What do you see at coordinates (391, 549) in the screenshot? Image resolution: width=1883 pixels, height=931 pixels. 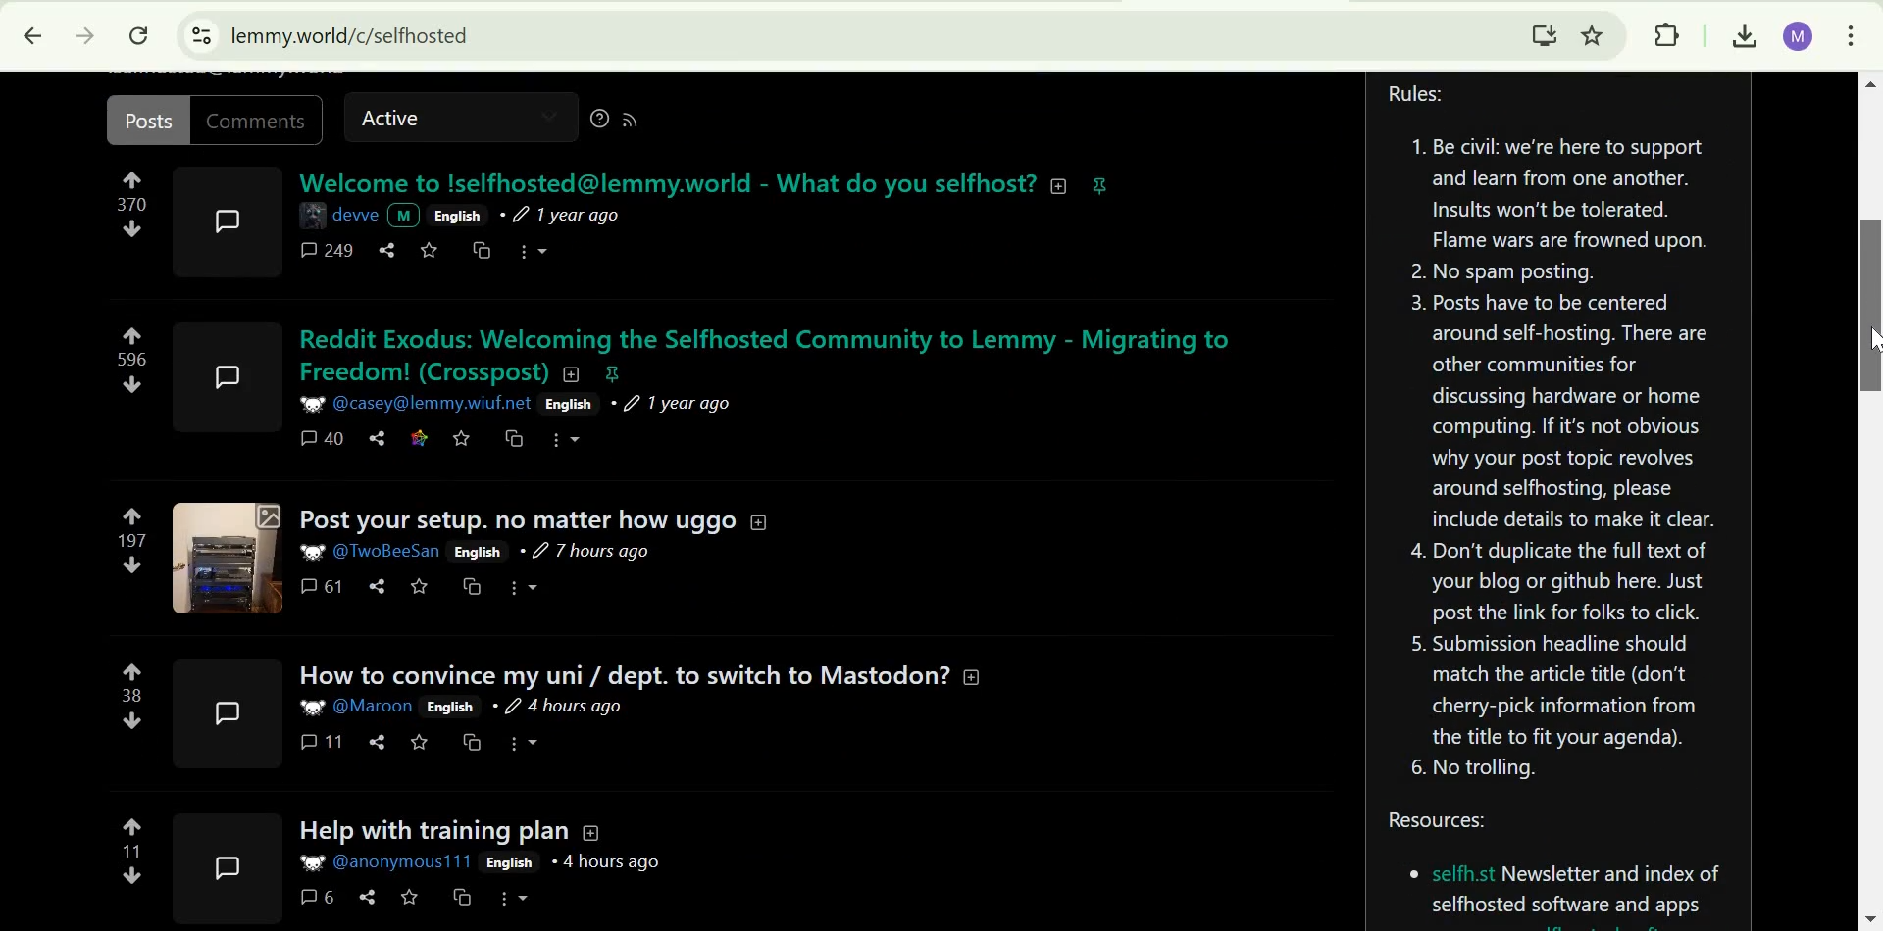 I see `User ID` at bounding box center [391, 549].